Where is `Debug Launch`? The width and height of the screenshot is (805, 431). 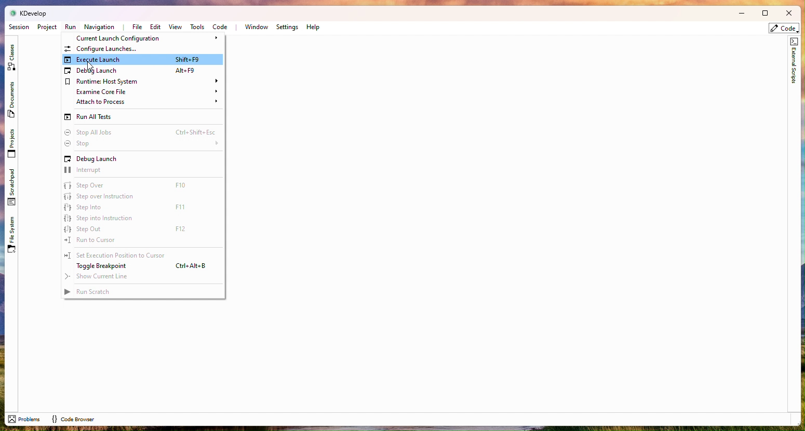 Debug Launch is located at coordinates (142, 159).